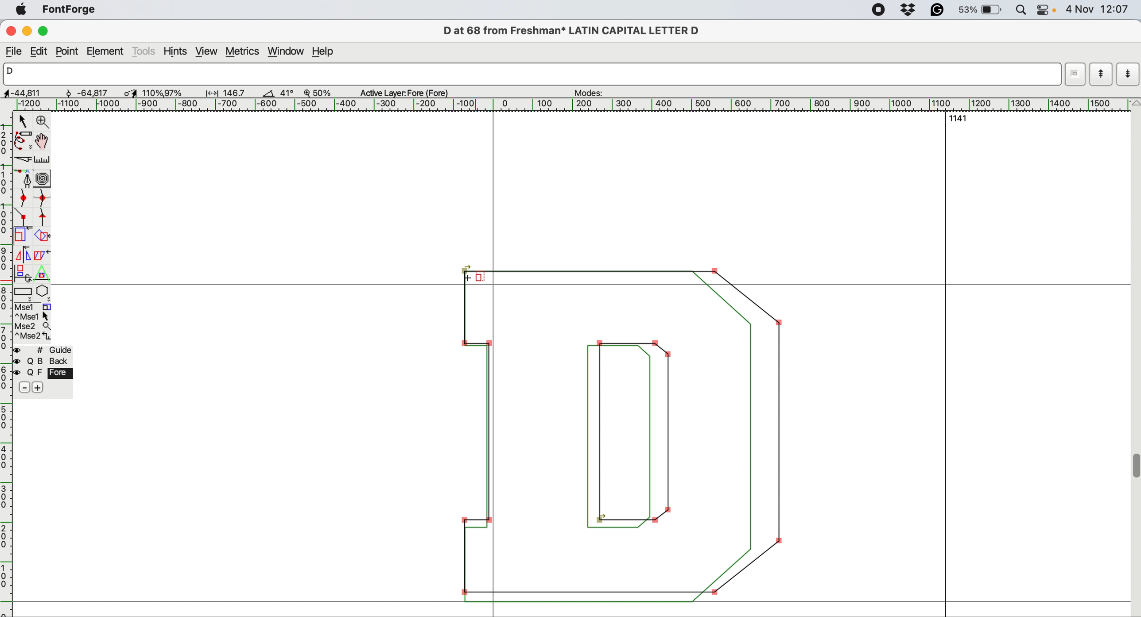 Image resolution: width=1141 pixels, height=617 pixels. I want to click on 1141, so click(962, 119).